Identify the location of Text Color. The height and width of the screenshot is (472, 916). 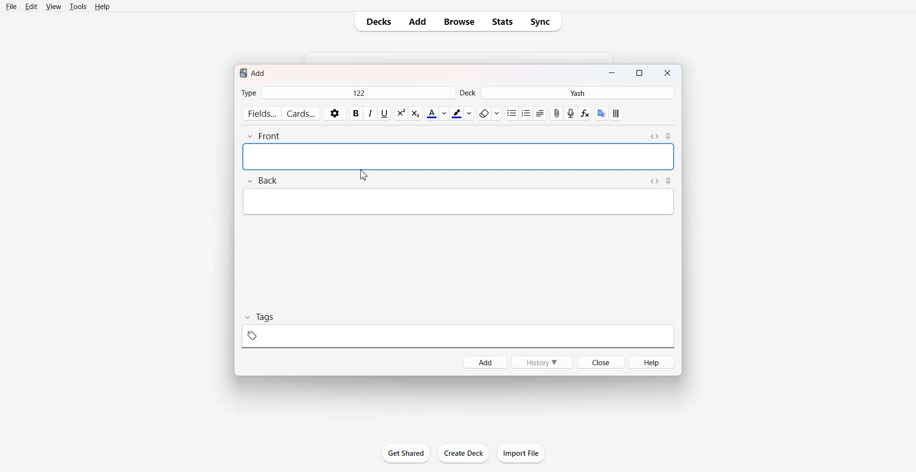
(437, 113).